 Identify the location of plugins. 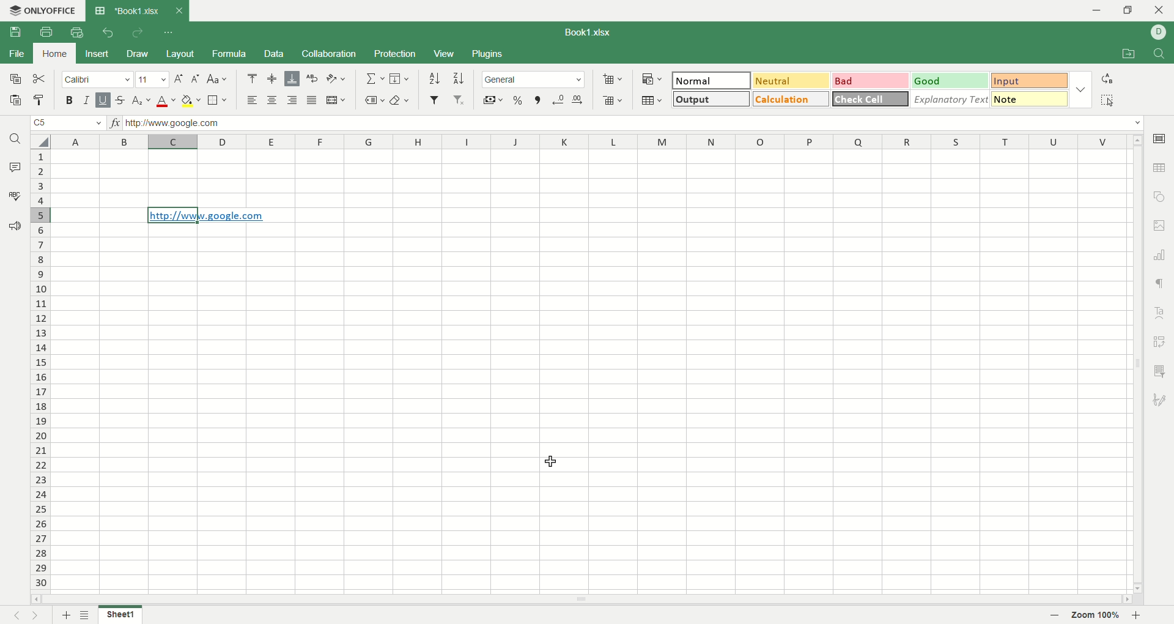
(489, 54).